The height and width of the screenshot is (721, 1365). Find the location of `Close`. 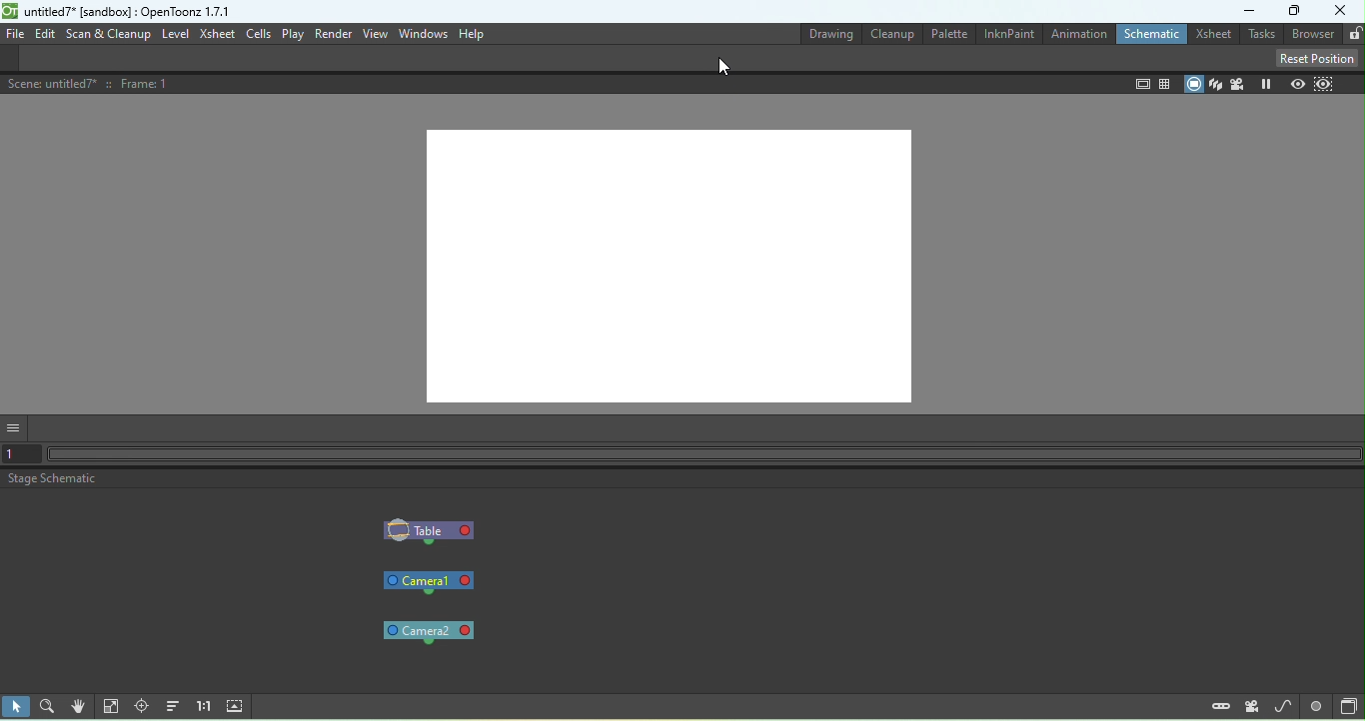

Close is located at coordinates (1342, 13).